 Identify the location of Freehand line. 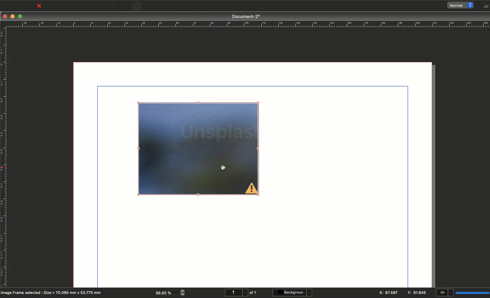
(248, 6).